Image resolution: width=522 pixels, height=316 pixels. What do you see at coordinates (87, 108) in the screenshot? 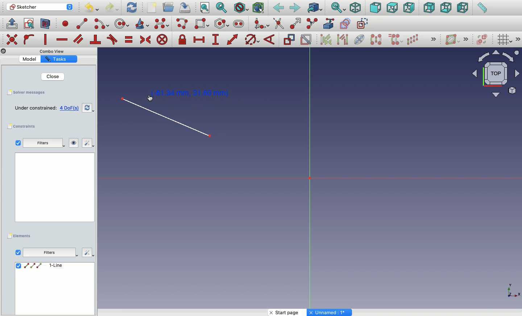
I see `Refresh` at bounding box center [87, 108].